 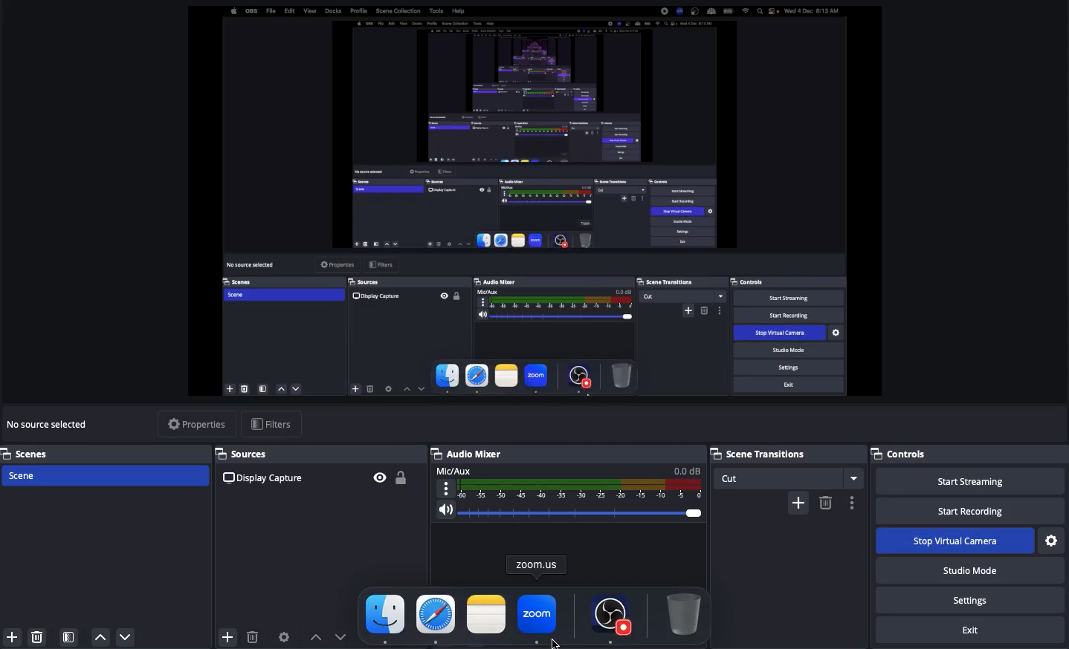 What do you see at coordinates (570, 509) in the screenshot?
I see `Volume` at bounding box center [570, 509].